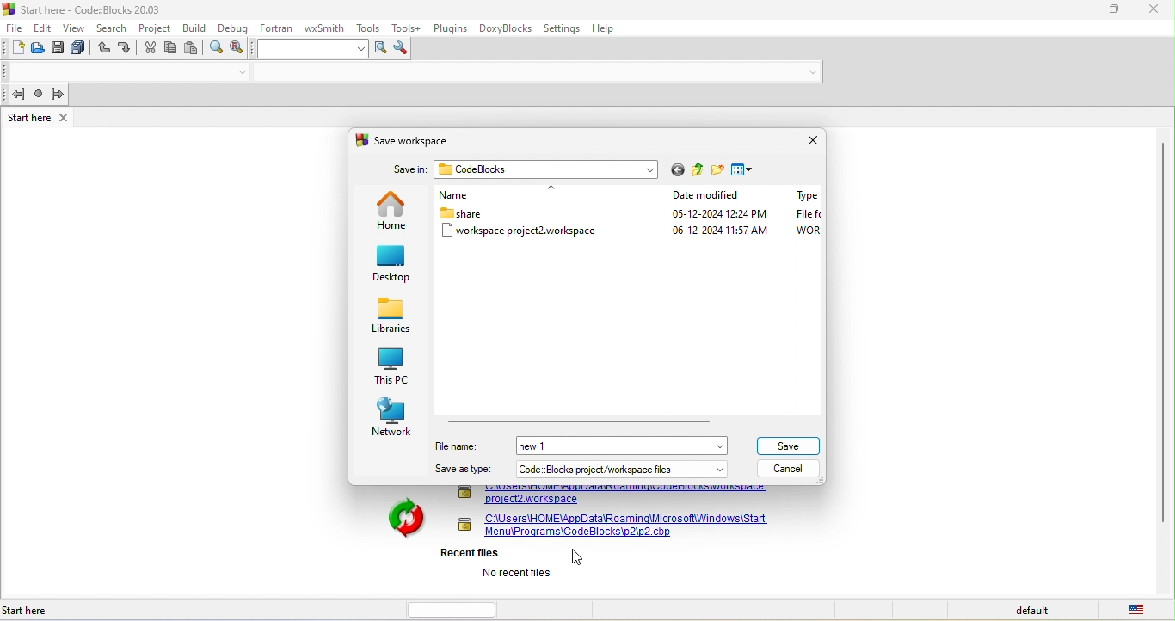  Describe the element at coordinates (390, 366) in the screenshot. I see `this pc` at that location.